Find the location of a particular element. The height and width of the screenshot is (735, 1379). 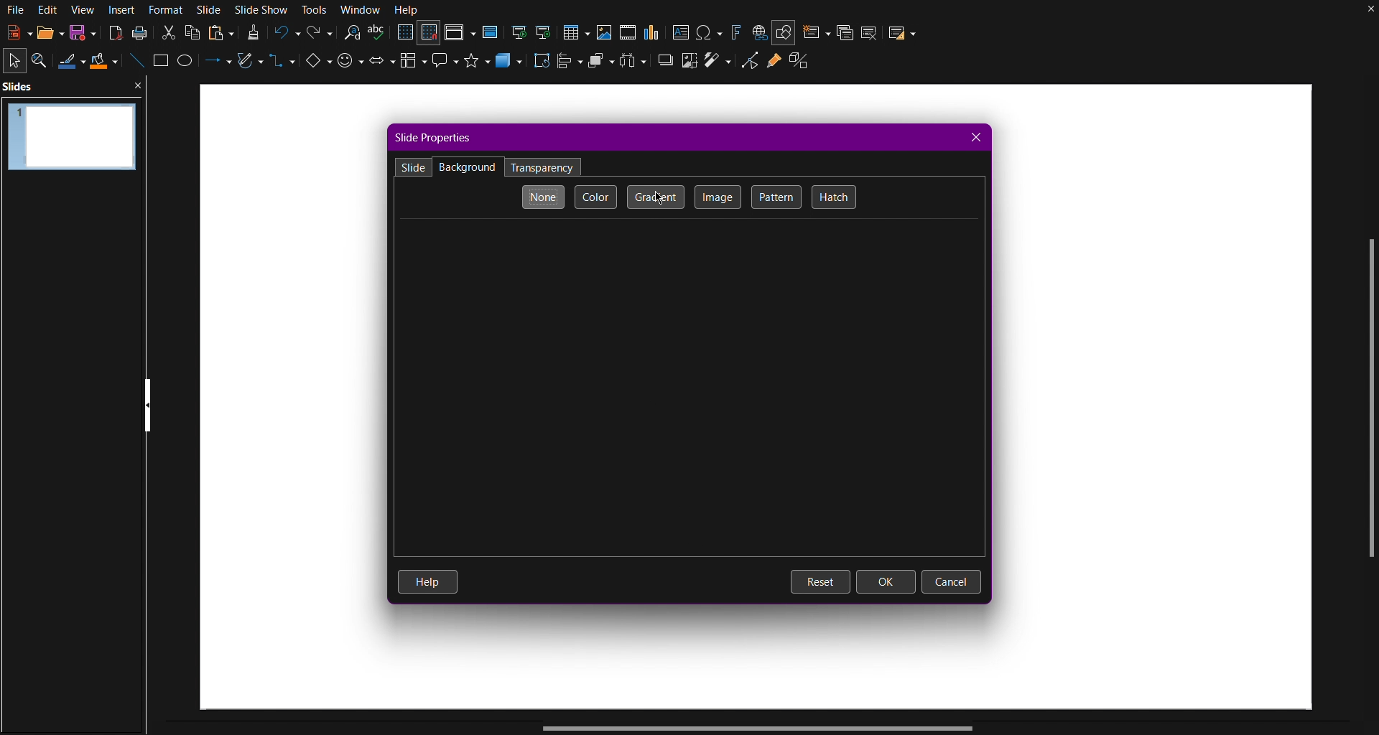

Slide Show is located at coordinates (264, 9).